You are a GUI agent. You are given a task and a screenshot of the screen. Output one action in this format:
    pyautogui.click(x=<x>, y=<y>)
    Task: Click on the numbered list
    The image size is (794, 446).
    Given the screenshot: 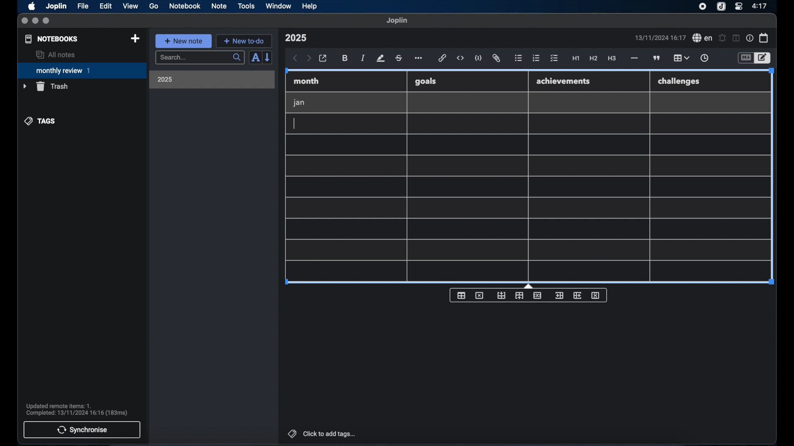 What is the action you would take?
    pyautogui.click(x=536, y=58)
    